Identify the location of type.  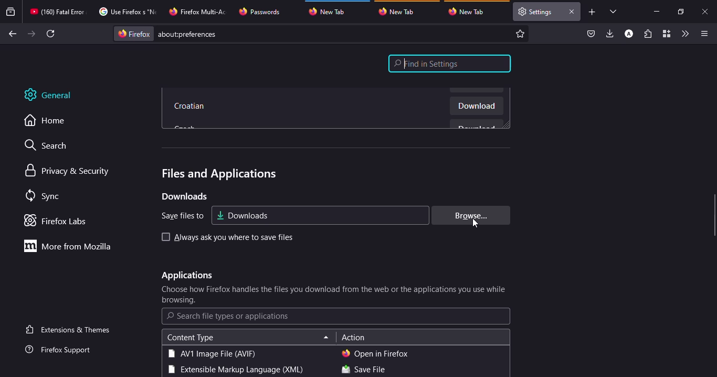
(234, 370).